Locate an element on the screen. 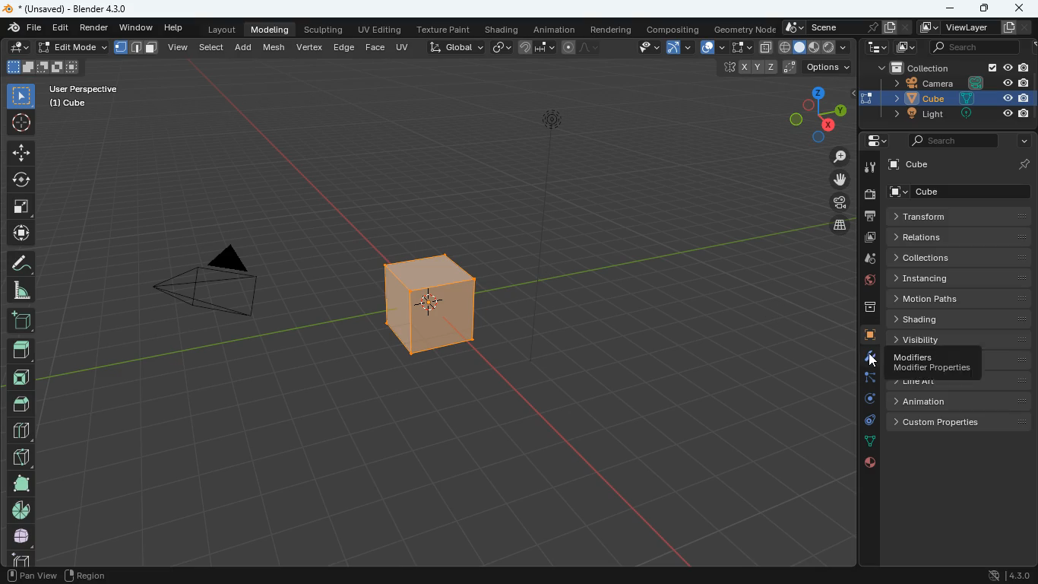  blender is located at coordinates (68, 8).